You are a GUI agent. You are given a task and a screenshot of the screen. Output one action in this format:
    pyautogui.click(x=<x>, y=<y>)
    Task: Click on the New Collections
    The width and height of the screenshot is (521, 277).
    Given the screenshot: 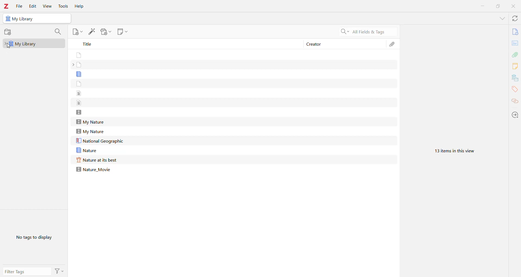 What is the action you would take?
    pyautogui.click(x=8, y=32)
    